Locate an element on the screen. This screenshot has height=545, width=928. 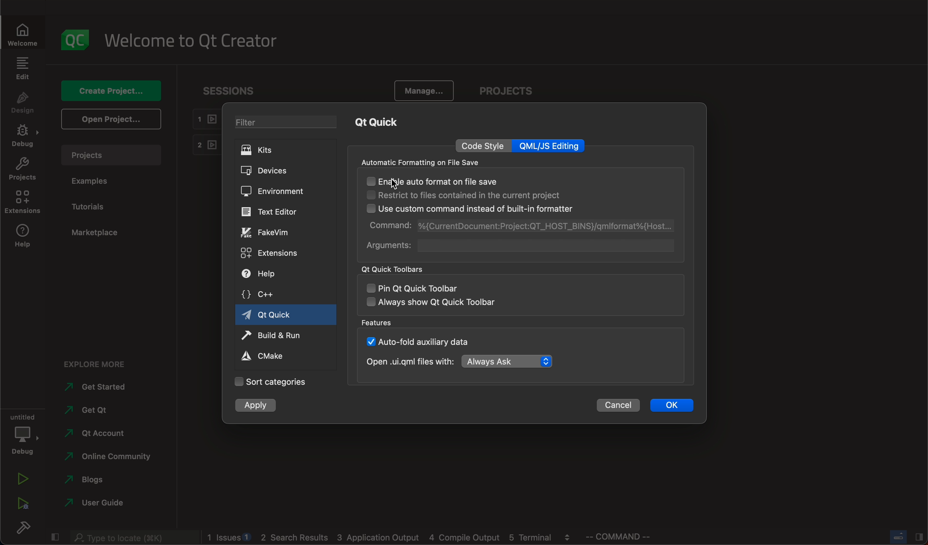
auto is located at coordinates (433, 341).